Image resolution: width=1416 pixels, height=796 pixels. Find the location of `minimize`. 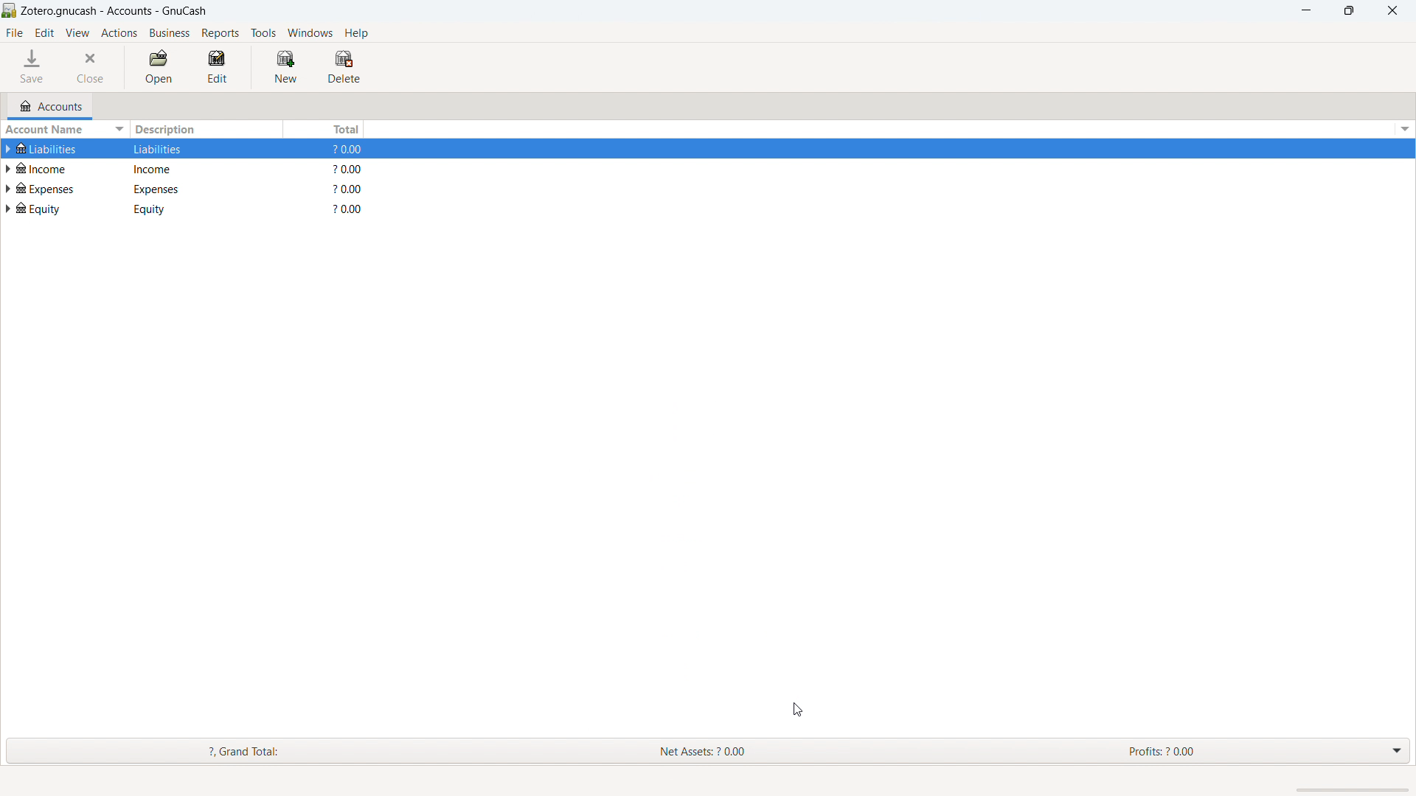

minimize is located at coordinates (1305, 10).